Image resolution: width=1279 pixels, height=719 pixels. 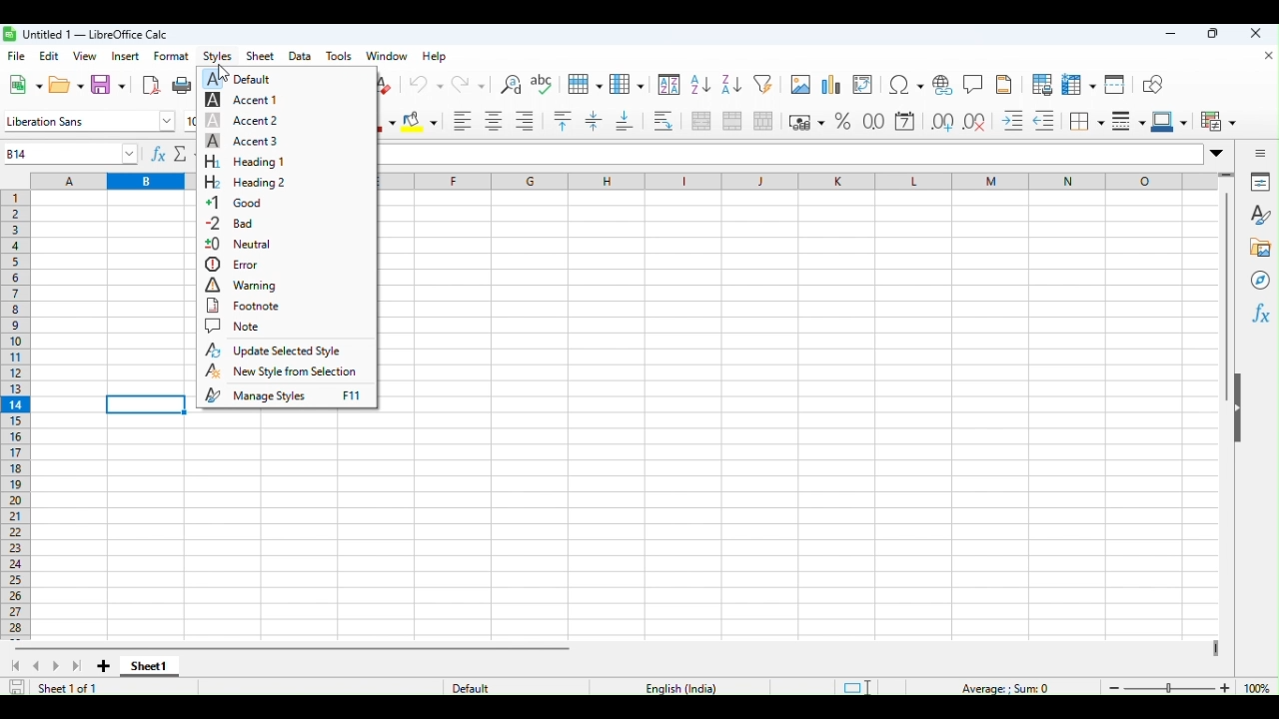 I want to click on Align, so click(x=523, y=122).